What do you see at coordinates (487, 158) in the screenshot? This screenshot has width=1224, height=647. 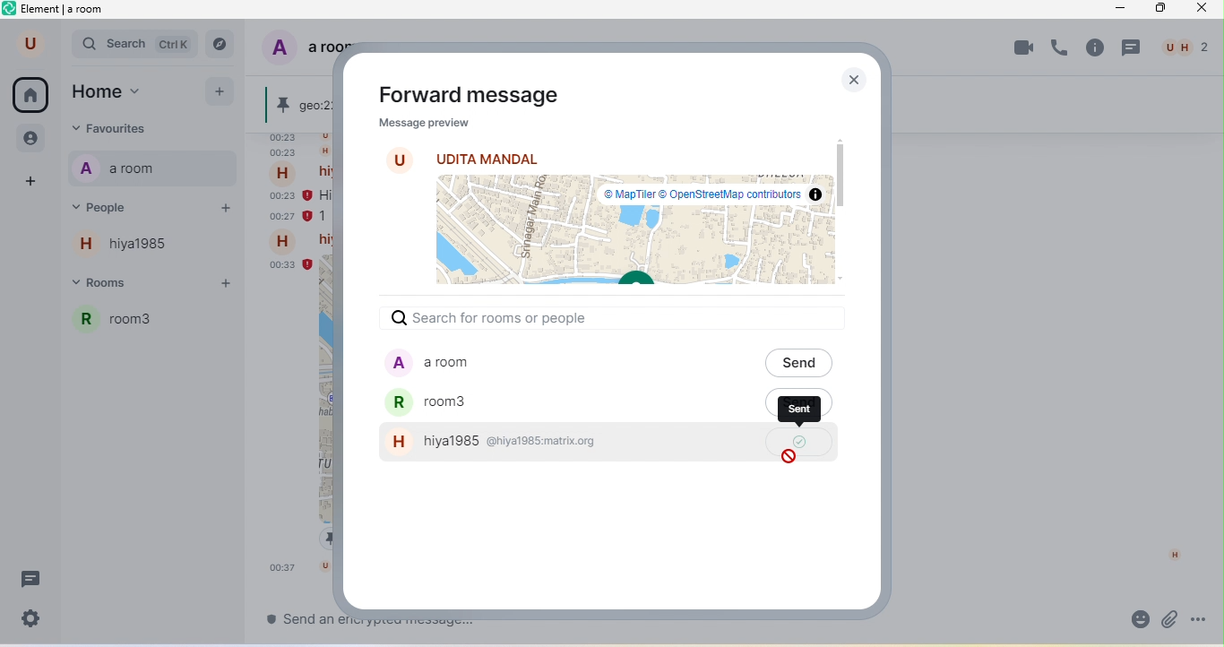 I see `udita mandal` at bounding box center [487, 158].